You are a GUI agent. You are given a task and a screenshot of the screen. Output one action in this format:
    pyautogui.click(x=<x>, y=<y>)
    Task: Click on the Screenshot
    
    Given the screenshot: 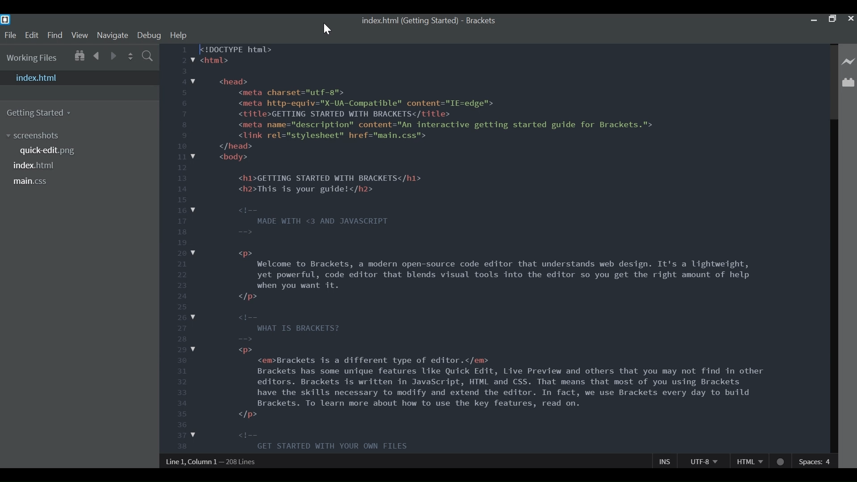 What is the action you would take?
    pyautogui.click(x=83, y=136)
    